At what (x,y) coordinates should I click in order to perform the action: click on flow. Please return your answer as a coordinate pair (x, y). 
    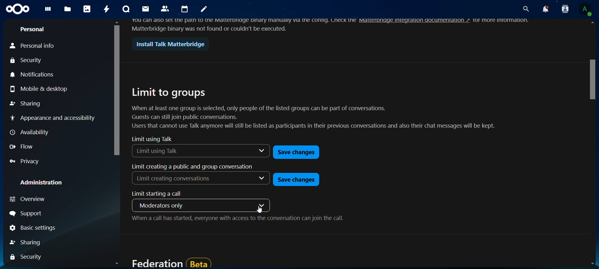
    Looking at the image, I should click on (25, 146).